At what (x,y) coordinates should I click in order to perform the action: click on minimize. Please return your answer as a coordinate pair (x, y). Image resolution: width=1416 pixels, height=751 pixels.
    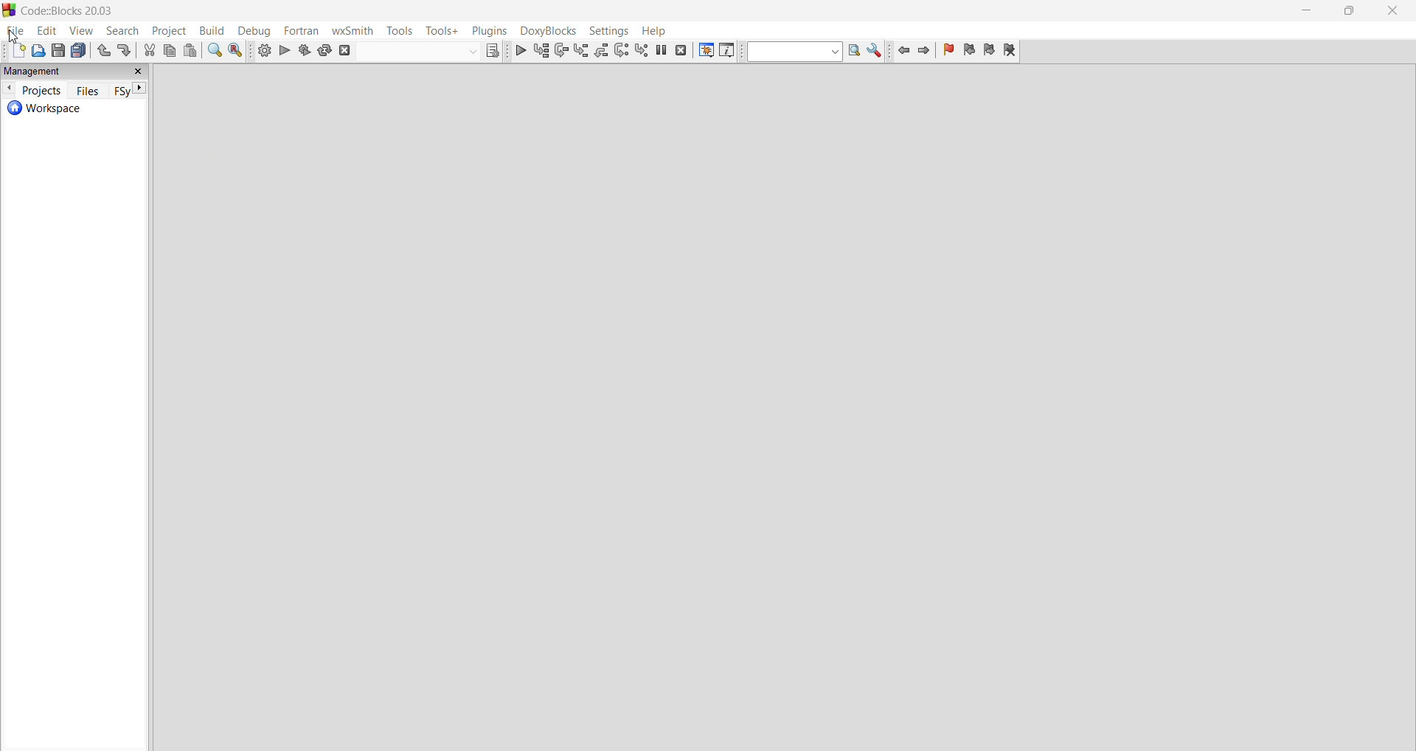
    Looking at the image, I should click on (1308, 13).